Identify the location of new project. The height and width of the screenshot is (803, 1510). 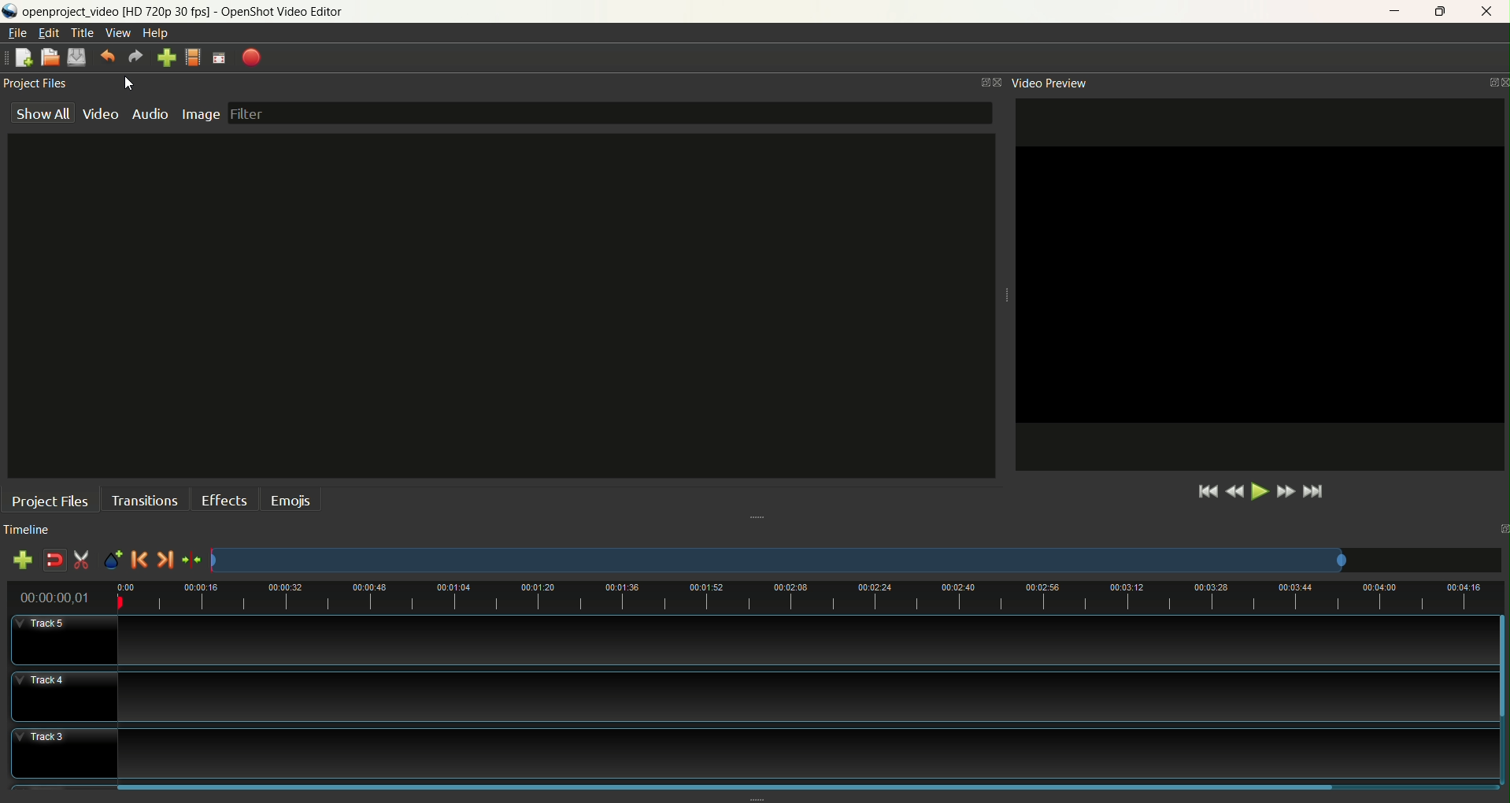
(22, 56).